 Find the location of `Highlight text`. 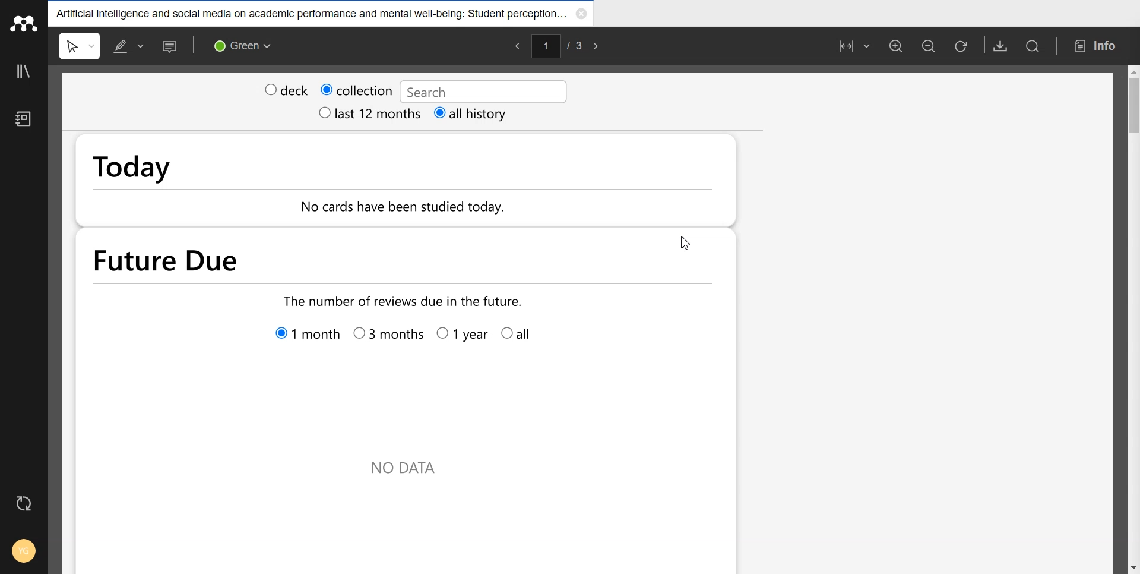

Highlight text is located at coordinates (129, 46).